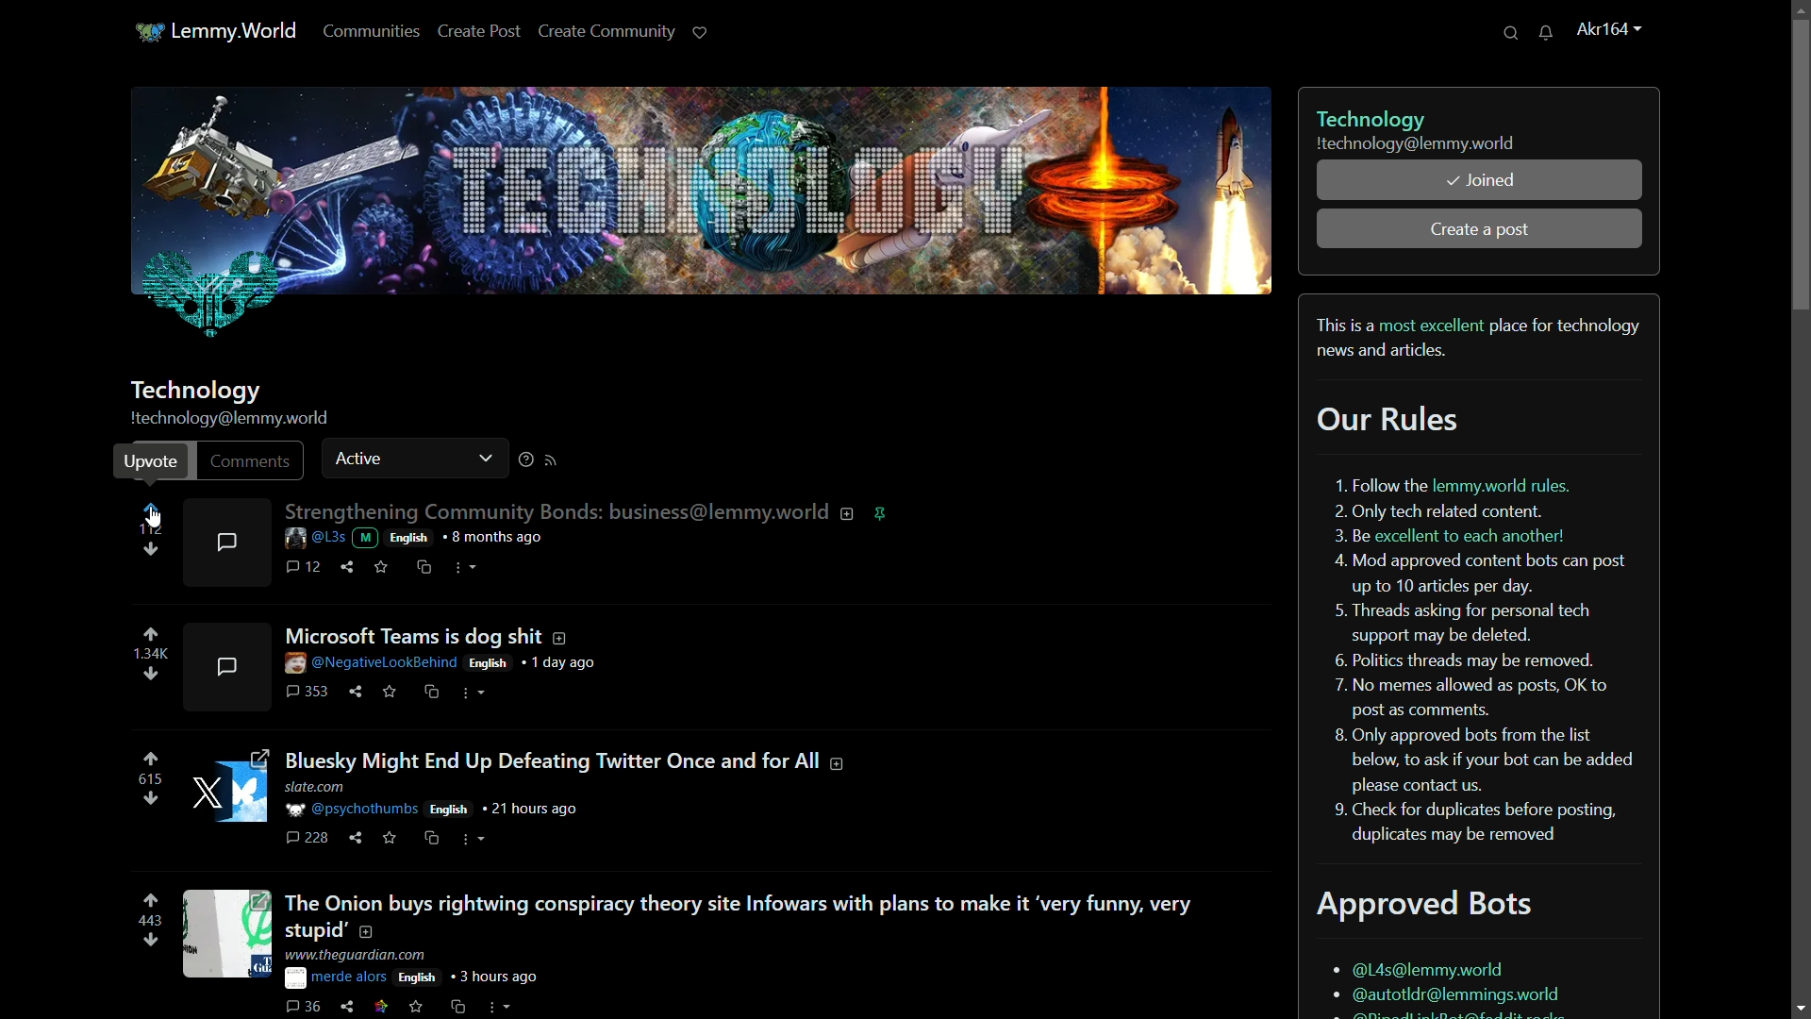 This screenshot has width=1811, height=1019. Describe the element at coordinates (468, 566) in the screenshot. I see `more` at that location.